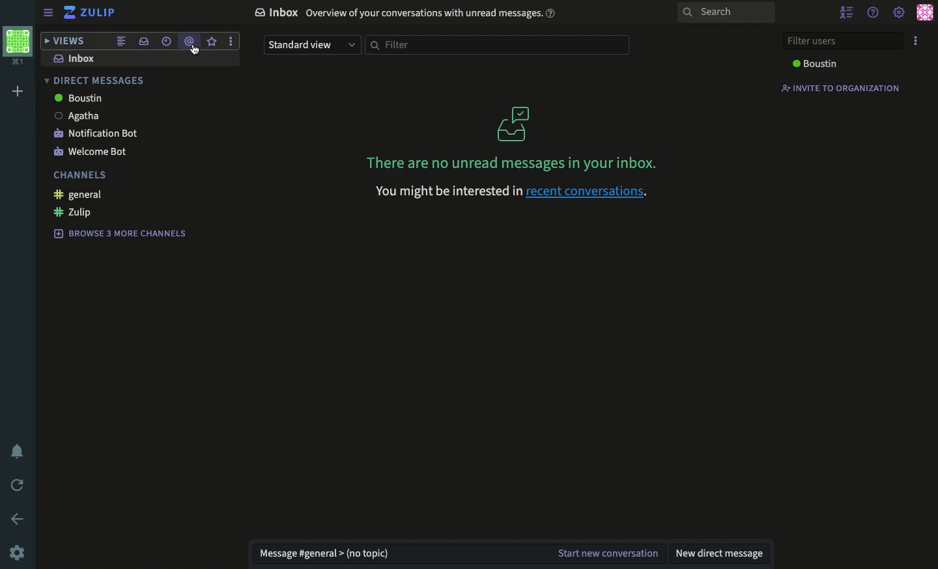  Describe the element at coordinates (496, 46) in the screenshot. I see `filter` at that location.